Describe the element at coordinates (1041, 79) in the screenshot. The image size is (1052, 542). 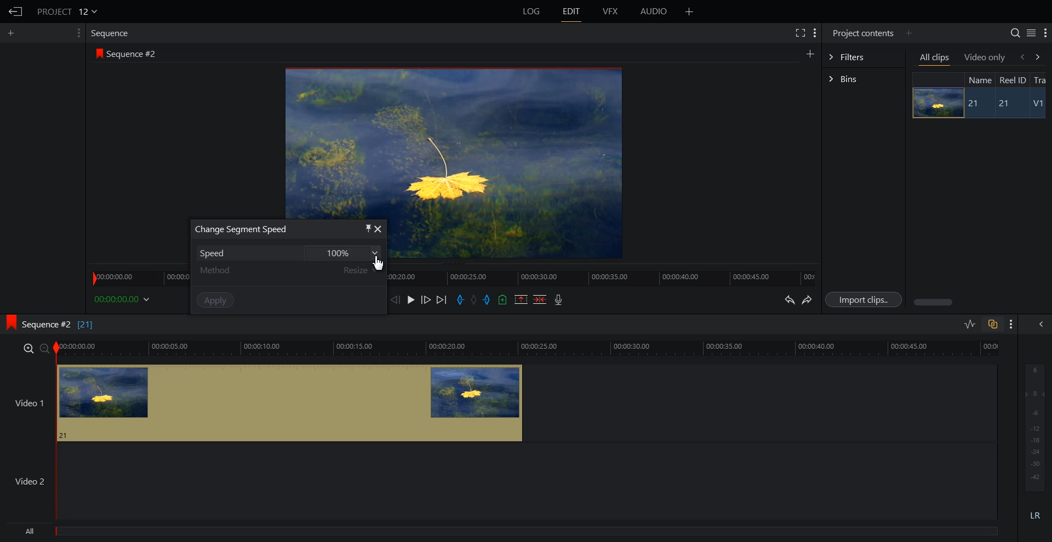
I see `Tra` at that location.